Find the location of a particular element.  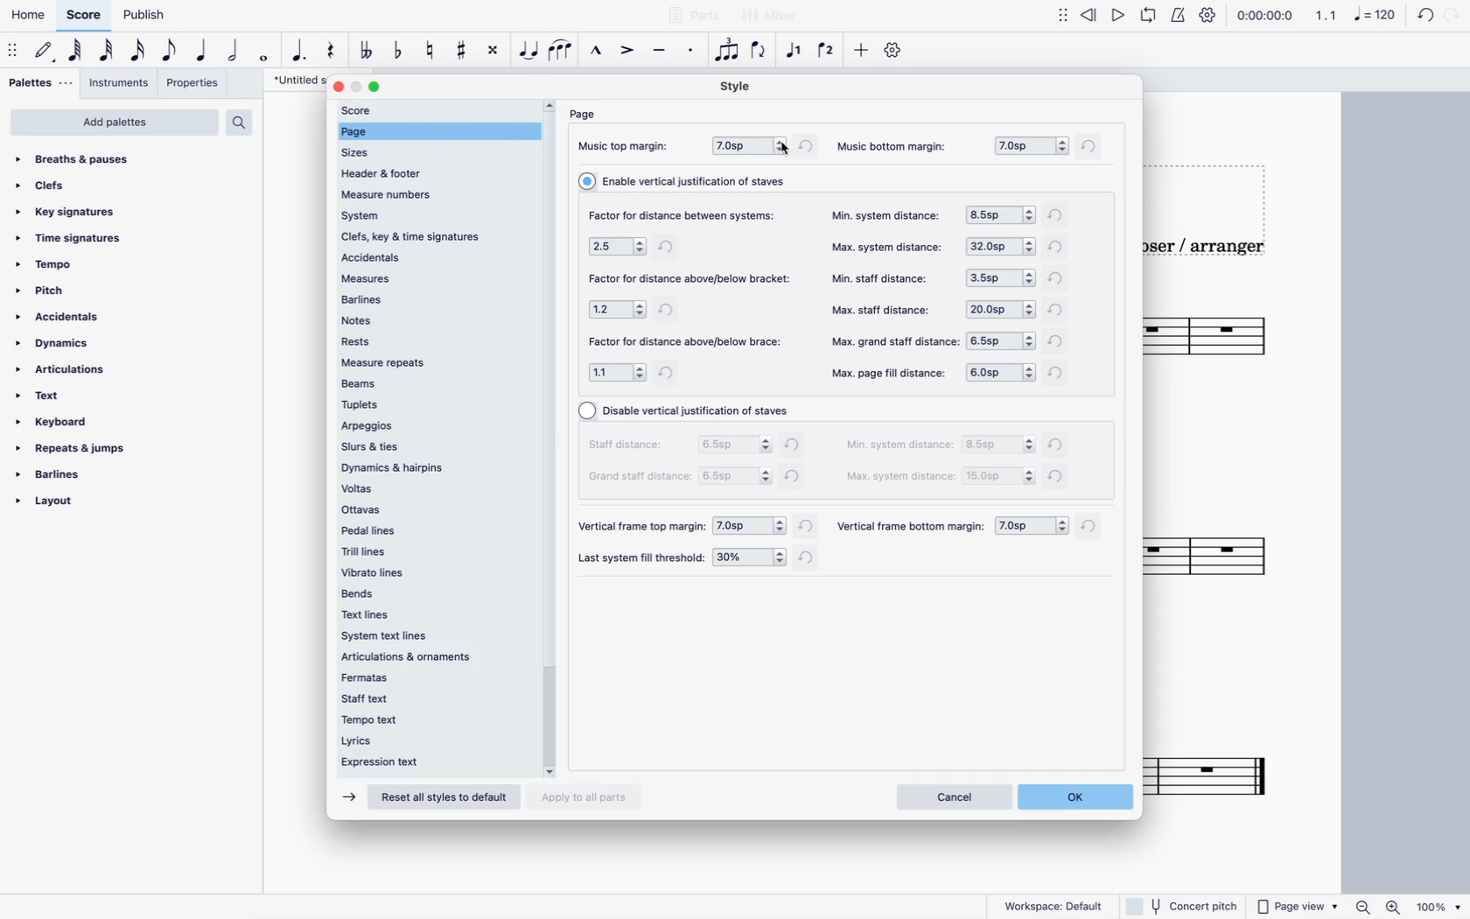

options is located at coordinates (618, 308).